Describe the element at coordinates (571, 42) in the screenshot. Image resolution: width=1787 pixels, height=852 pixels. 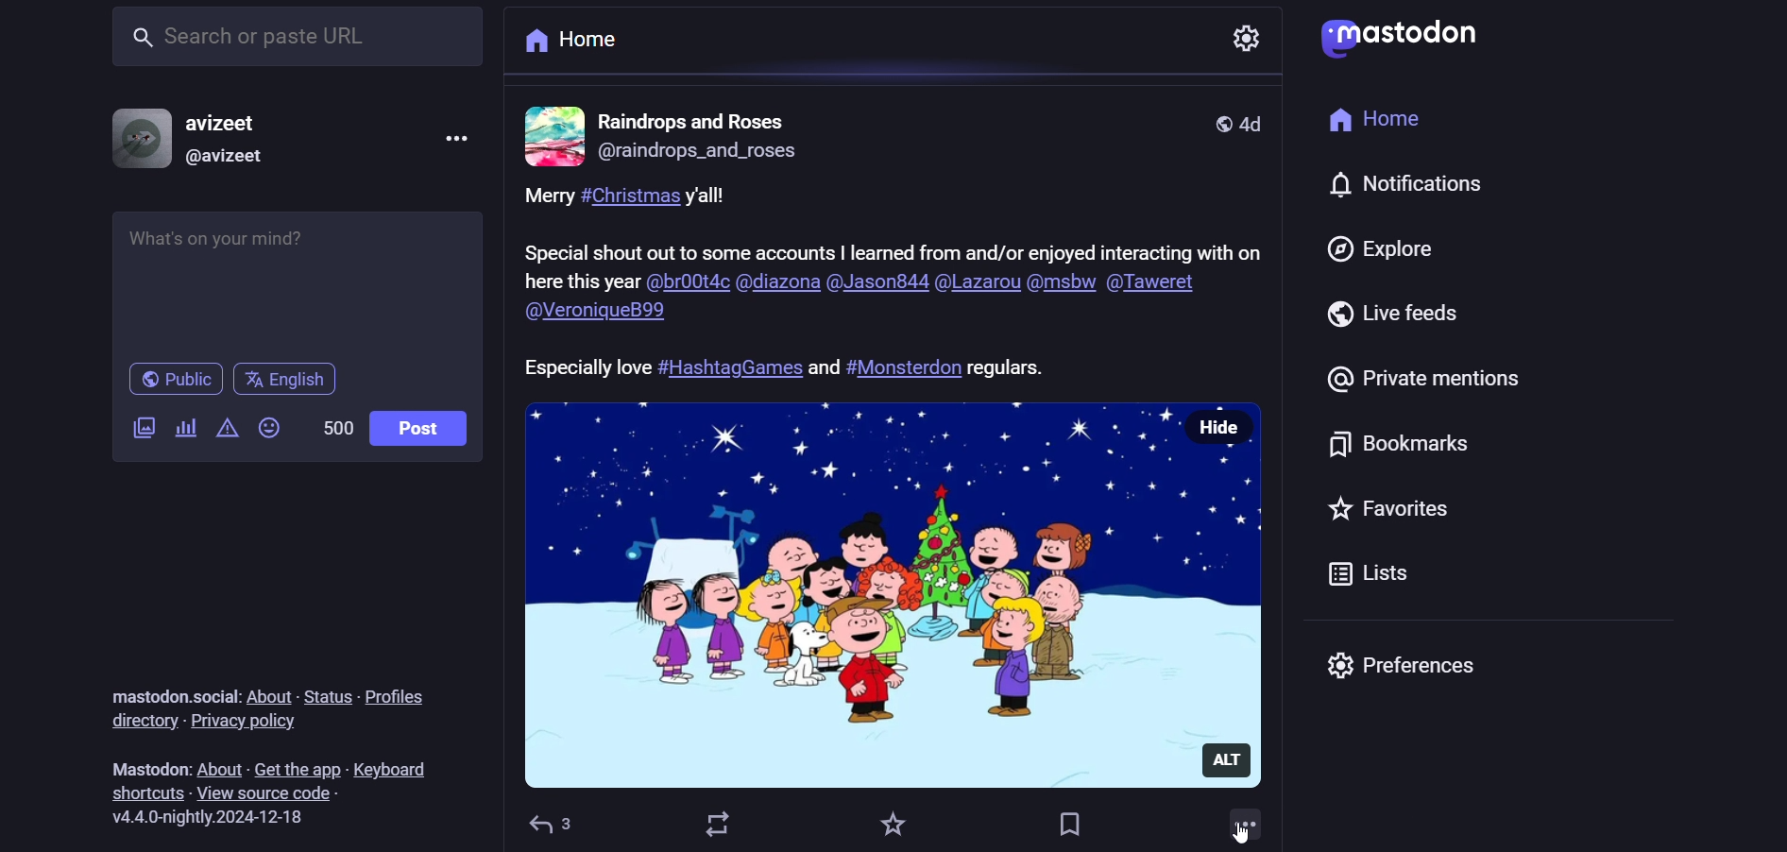
I see `home` at that location.